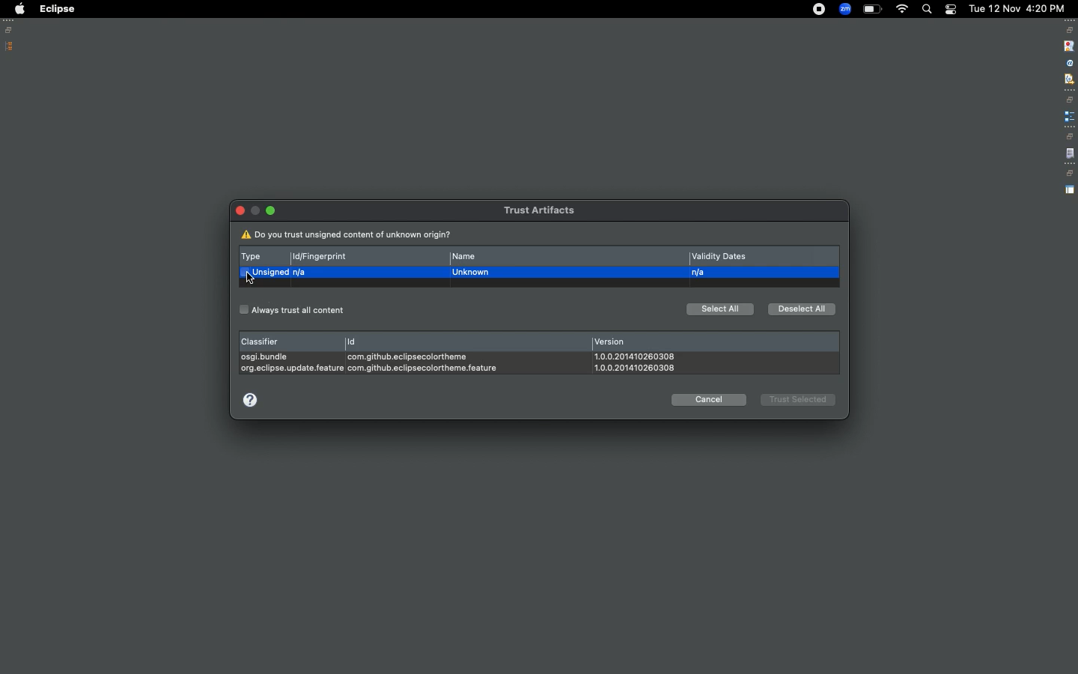 This screenshot has width=1078, height=674. What do you see at coordinates (1069, 174) in the screenshot?
I see `restore` at bounding box center [1069, 174].